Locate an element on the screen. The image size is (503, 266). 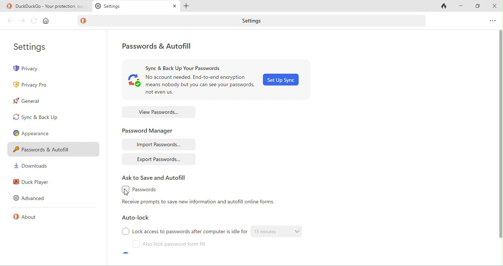
minimize is located at coordinates (461, 6).